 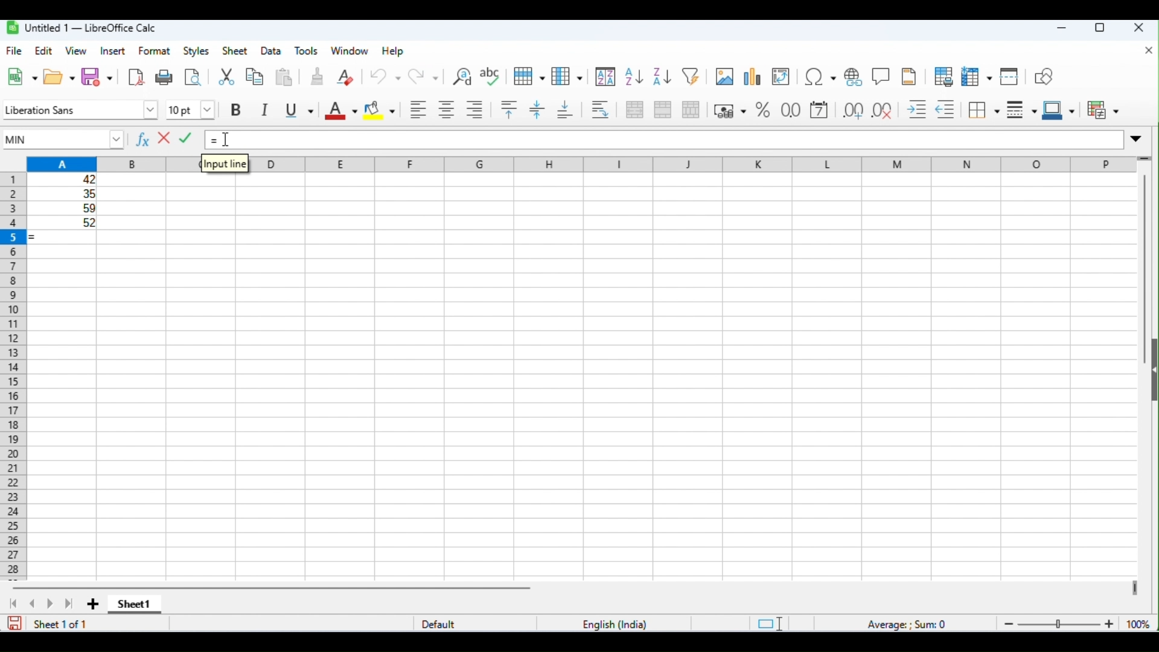 What do you see at coordinates (298, 110) in the screenshot?
I see `underline` at bounding box center [298, 110].